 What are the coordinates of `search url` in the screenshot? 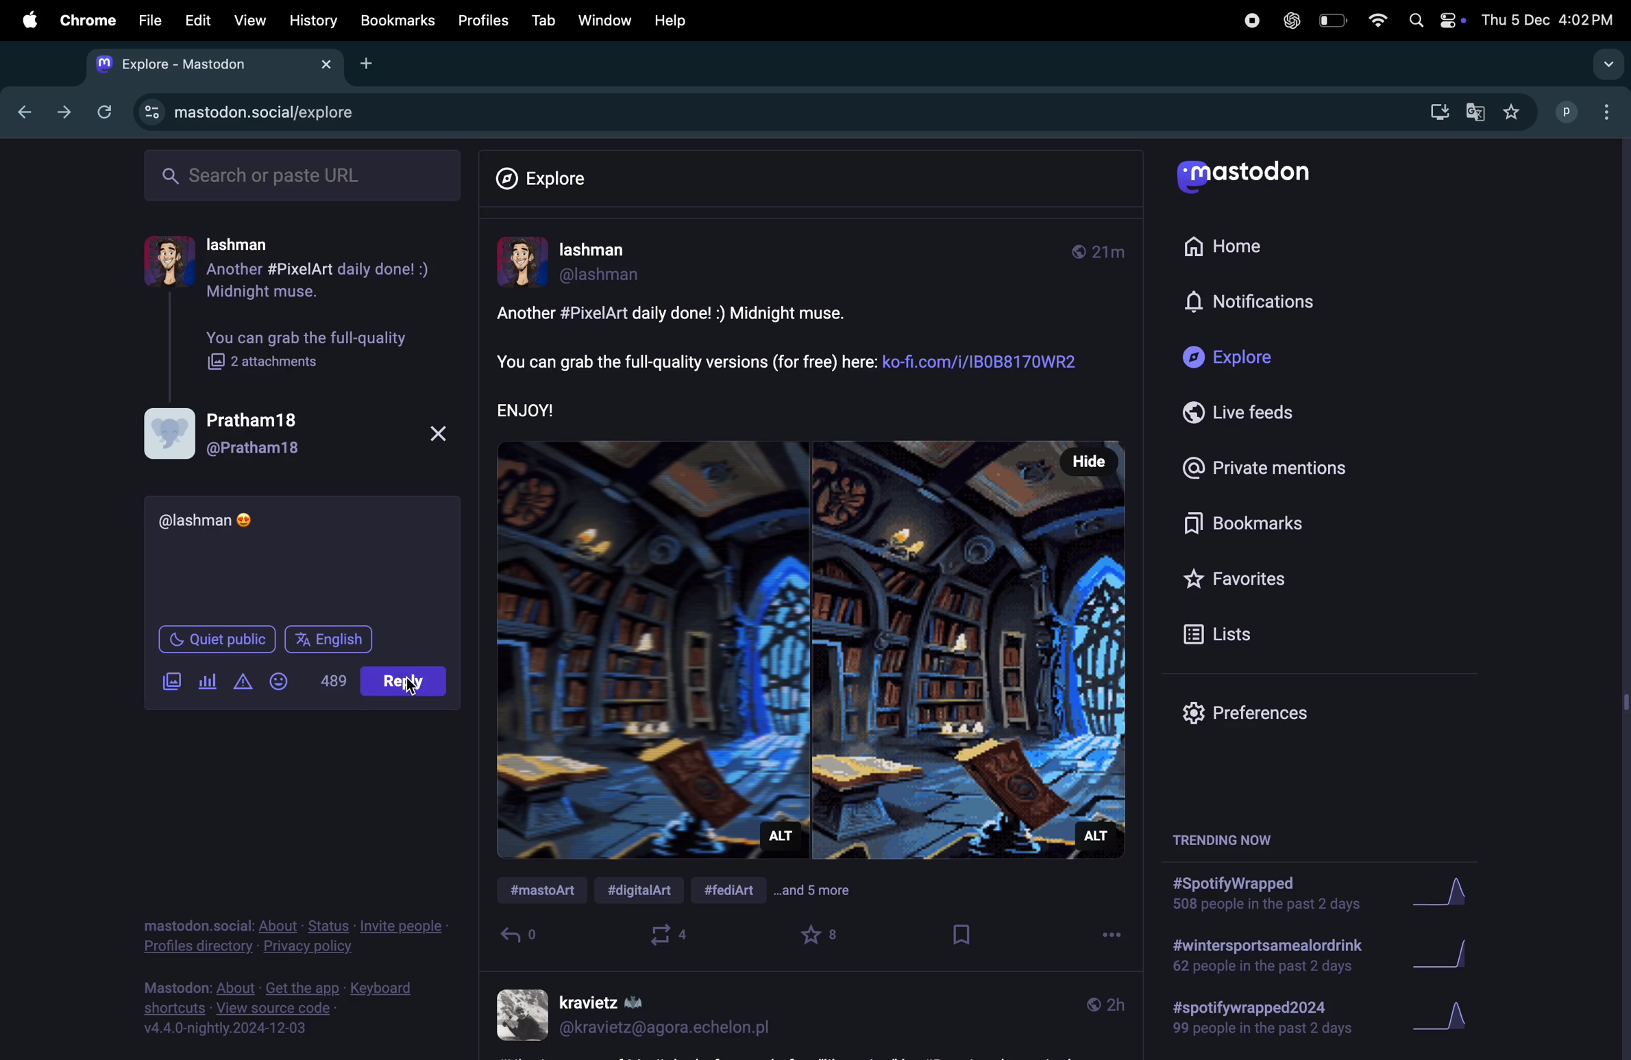 It's located at (303, 177).